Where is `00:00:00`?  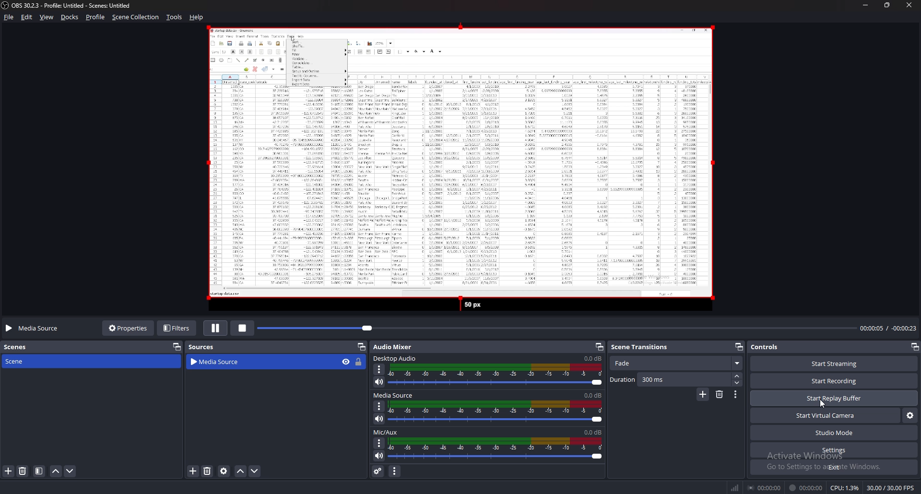 00:00:00 is located at coordinates (764, 487).